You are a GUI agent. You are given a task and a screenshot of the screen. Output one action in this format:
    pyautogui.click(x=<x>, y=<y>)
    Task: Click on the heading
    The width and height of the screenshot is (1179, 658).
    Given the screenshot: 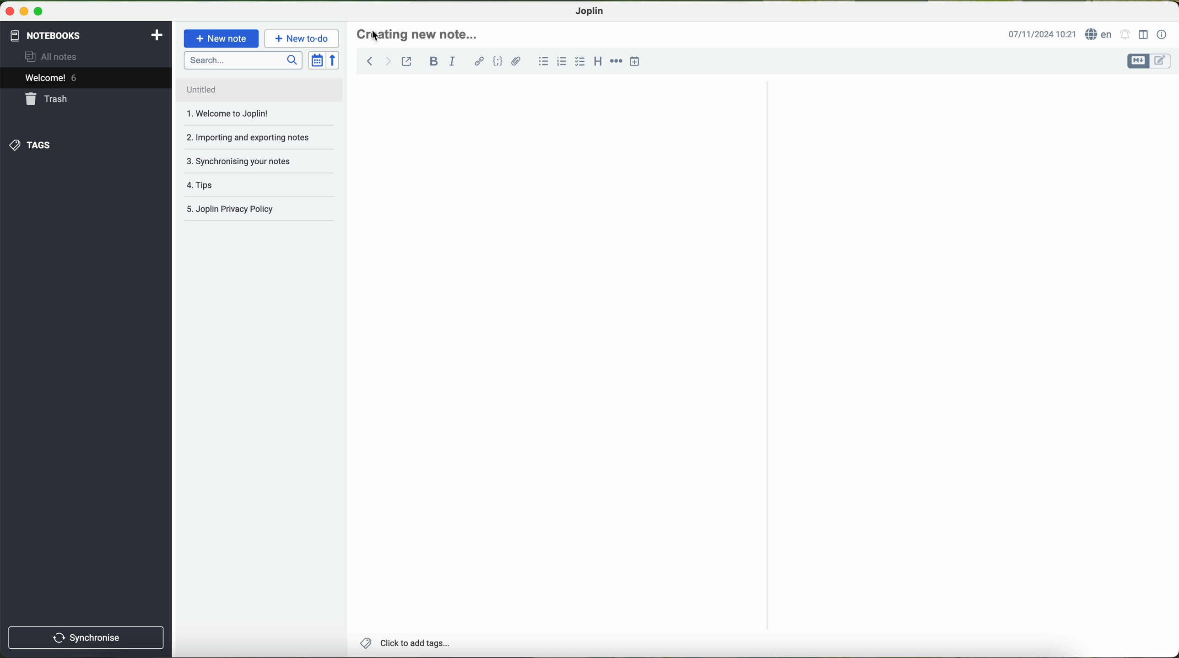 What is the action you would take?
    pyautogui.click(x=597, y=60)
    